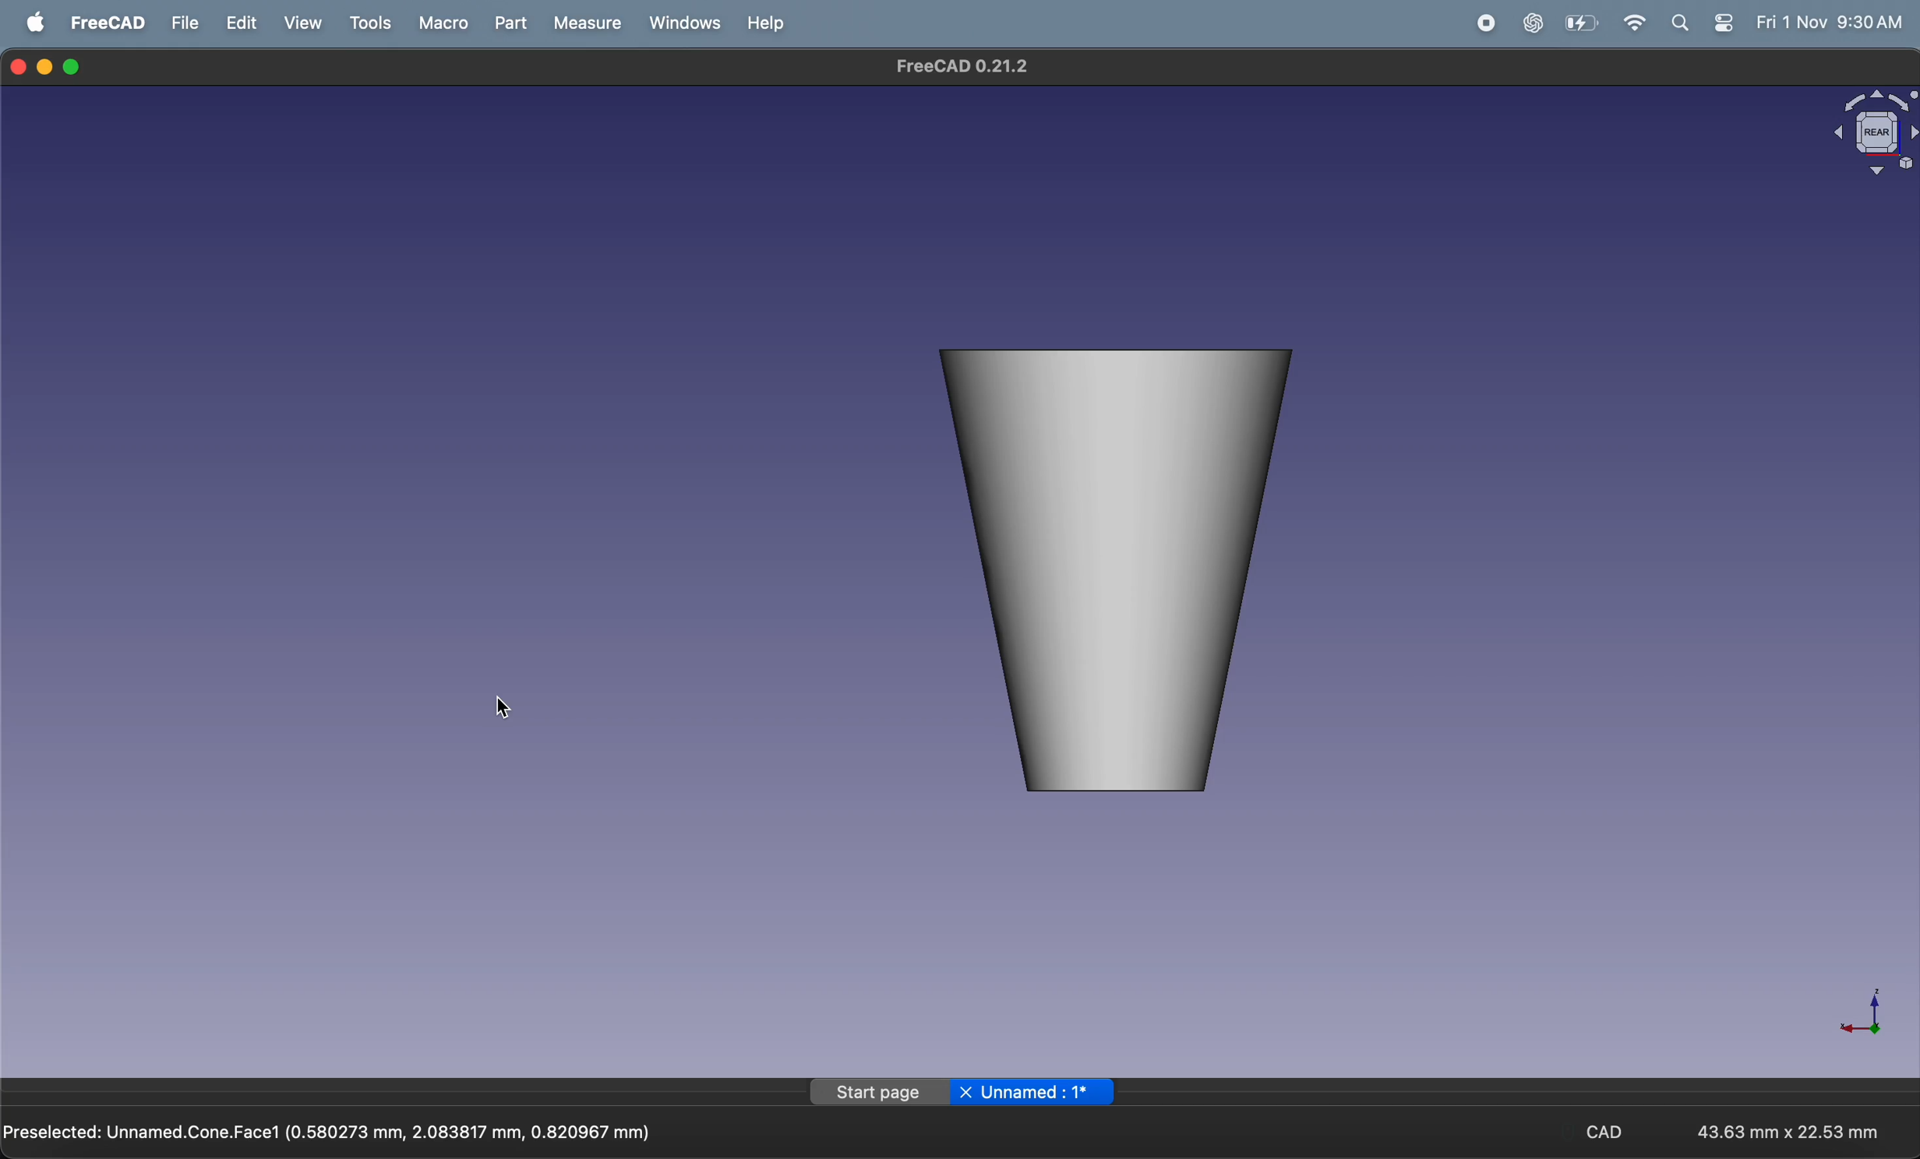 This screenshot has height=1159, width=1920. What do you see at coordinates (1617, 1130) in the screenshot?
I see `CAD` at bounding box center [1617, 1130].